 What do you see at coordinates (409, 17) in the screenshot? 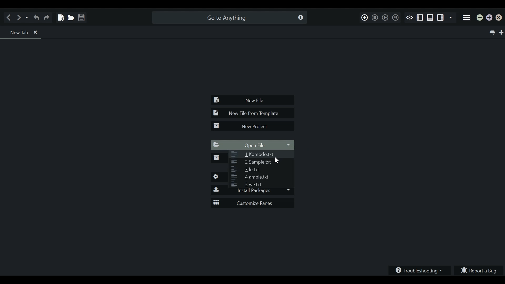
I see `Toggle Focus mode` at bounding box center [409, 17].